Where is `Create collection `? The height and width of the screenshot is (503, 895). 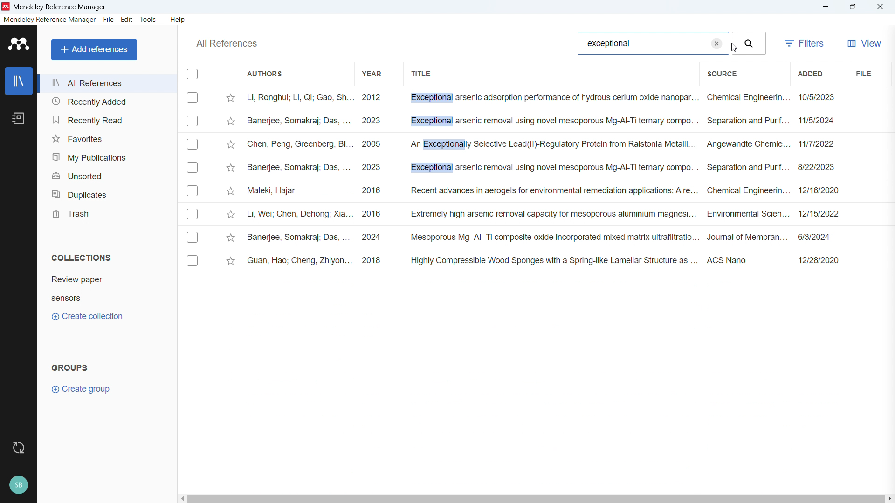
Create collection  is located at coordinates (87, 316).